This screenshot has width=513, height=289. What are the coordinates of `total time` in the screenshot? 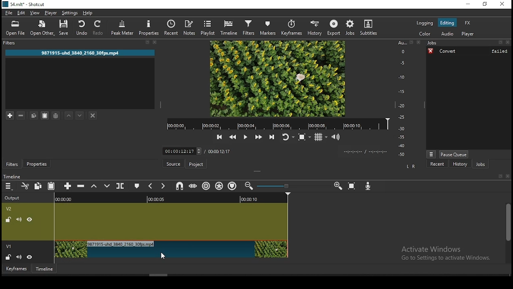 It's located at (219, 153).